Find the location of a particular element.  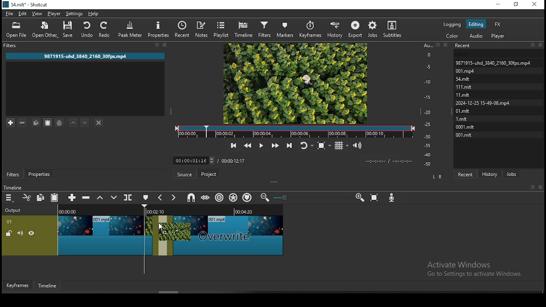

add filter is located at coordinates (11, 122).